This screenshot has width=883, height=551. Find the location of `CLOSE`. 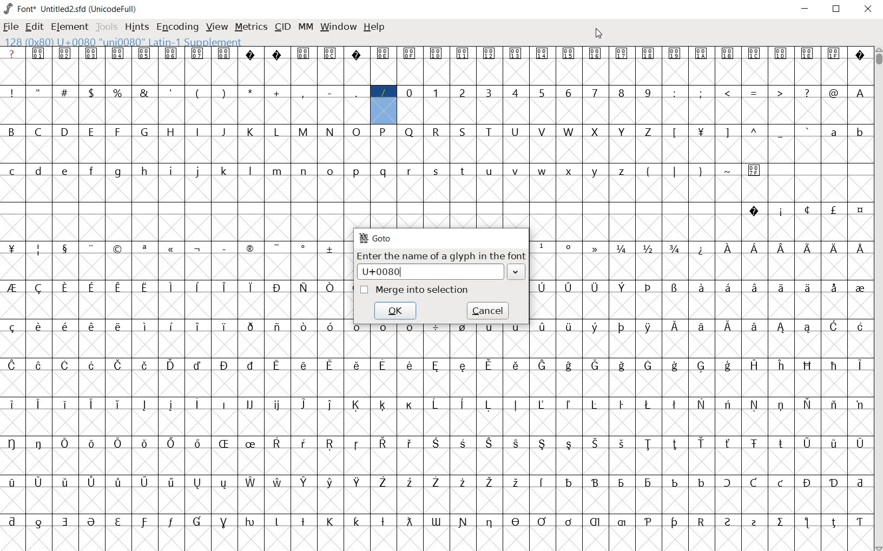

CLOSE is located at coordinates (868, 10).